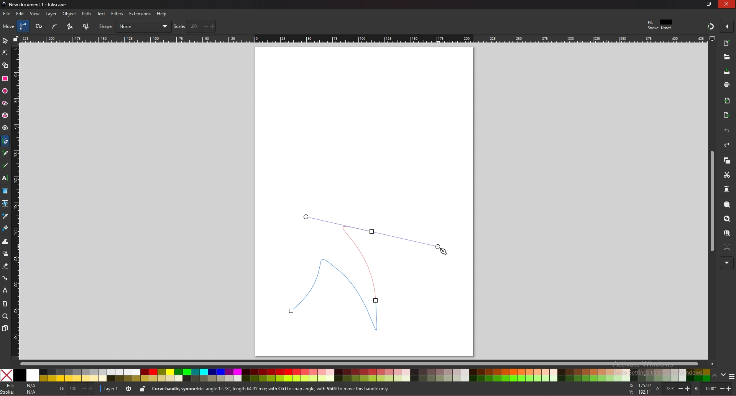  What do you see at coordinates (366, 363) in the screenshot?
I see `scroll bar` at bounding box center [366, 363].